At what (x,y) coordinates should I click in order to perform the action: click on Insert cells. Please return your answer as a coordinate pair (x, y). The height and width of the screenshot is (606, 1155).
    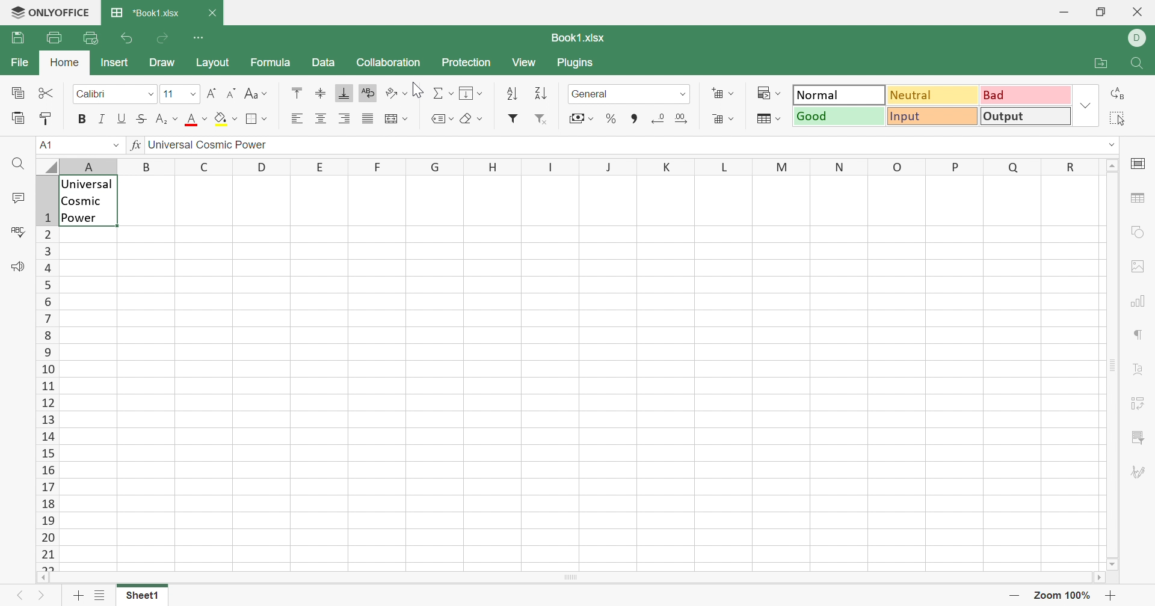
    Looking at the image, I should click on (724, 93).